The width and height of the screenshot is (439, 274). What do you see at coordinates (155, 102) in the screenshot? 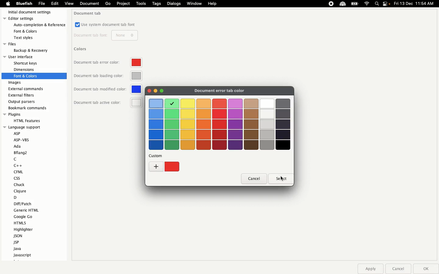
I see `color` at bounding box center [155, 102].